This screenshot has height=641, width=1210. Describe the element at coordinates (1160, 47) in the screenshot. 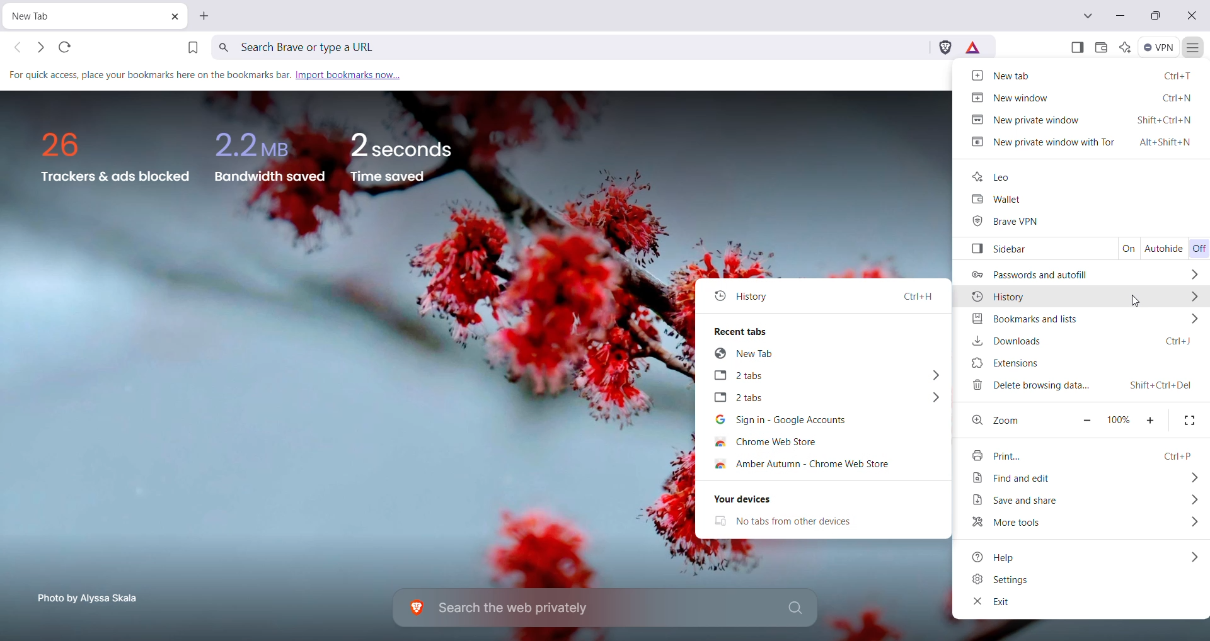

I see `Brave Firewall + VPN` at that location.